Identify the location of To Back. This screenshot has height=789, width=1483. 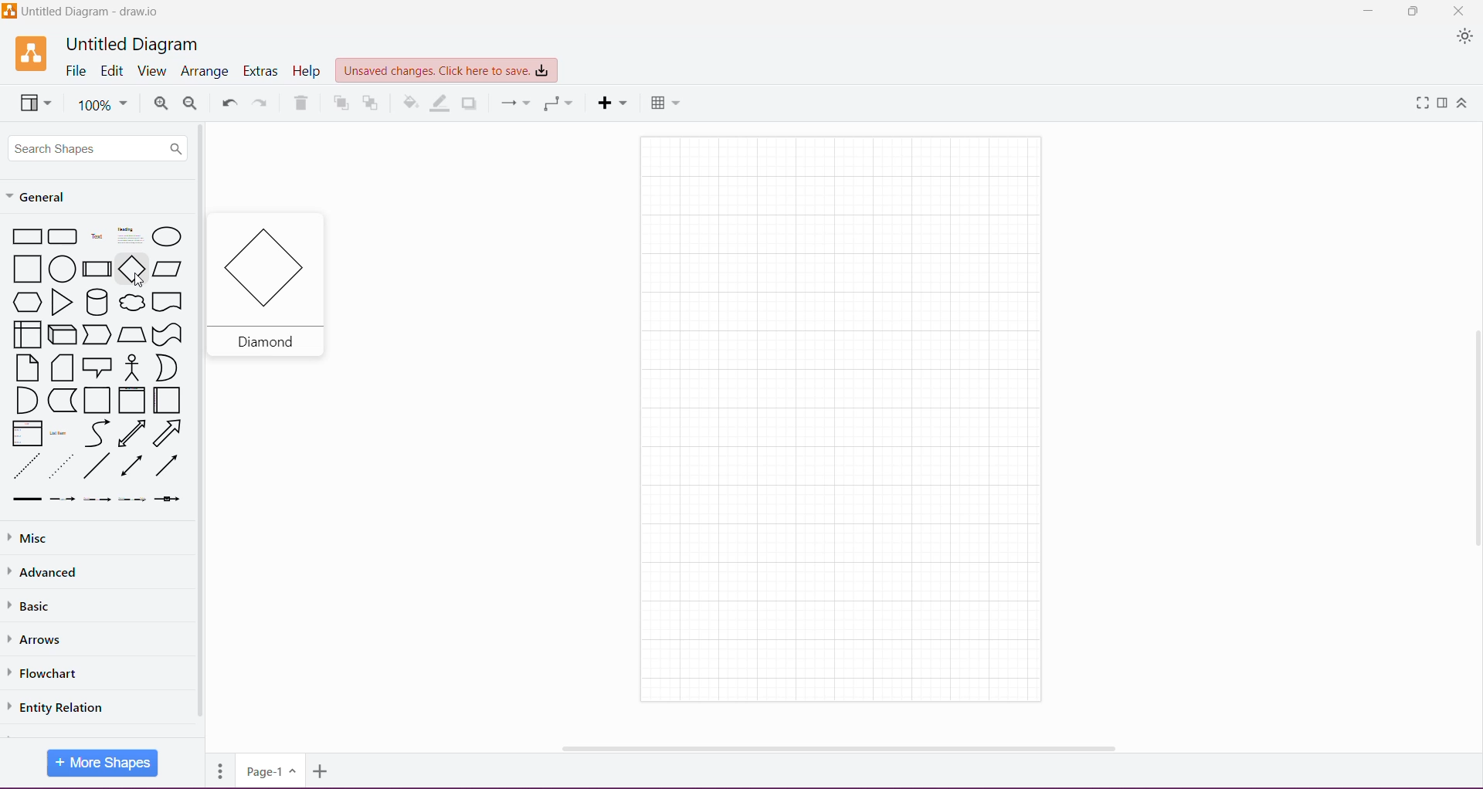
(373, 103).